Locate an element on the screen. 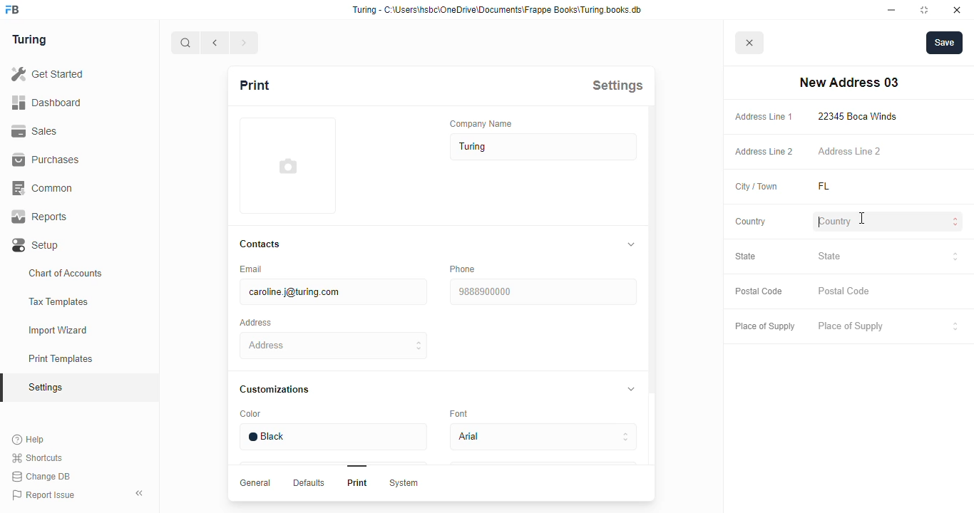  report issue is located at coordinates (43, 495).